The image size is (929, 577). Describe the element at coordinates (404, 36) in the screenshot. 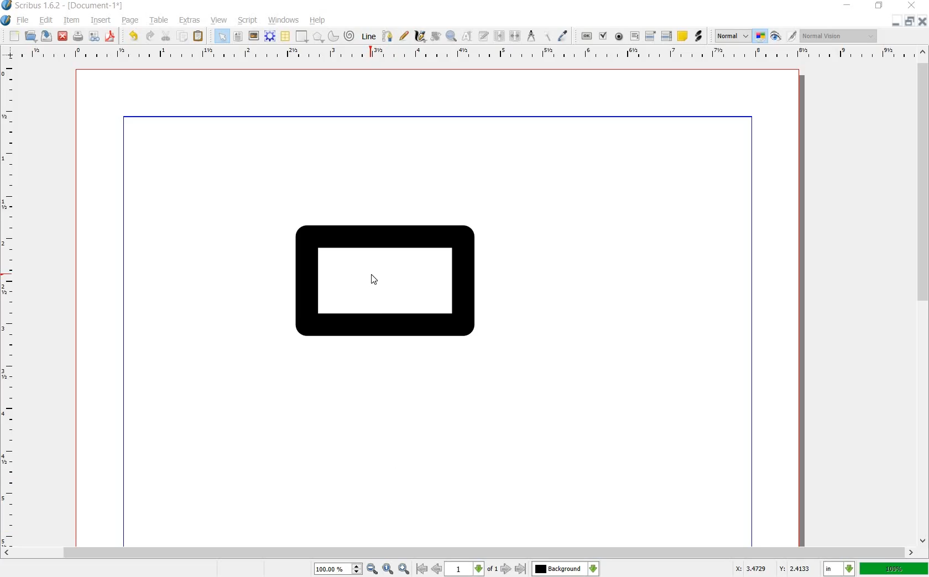

I see `freehand line` at that location.